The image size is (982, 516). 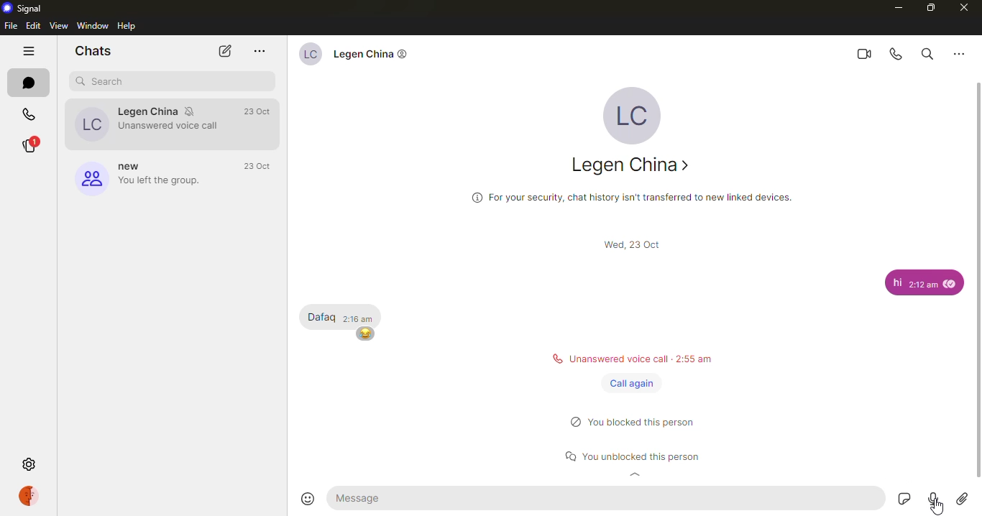 I want to click on status message, so click(x=633, y=454).